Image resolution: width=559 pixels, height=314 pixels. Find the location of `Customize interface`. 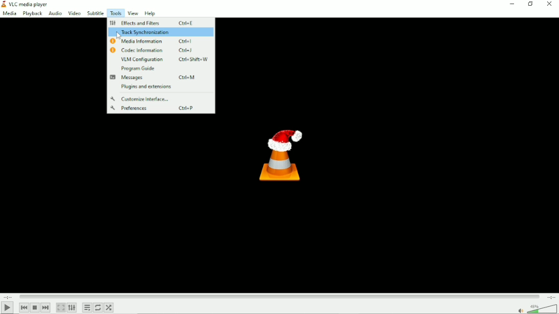

Customize interface is located at coordinates (142, 98).